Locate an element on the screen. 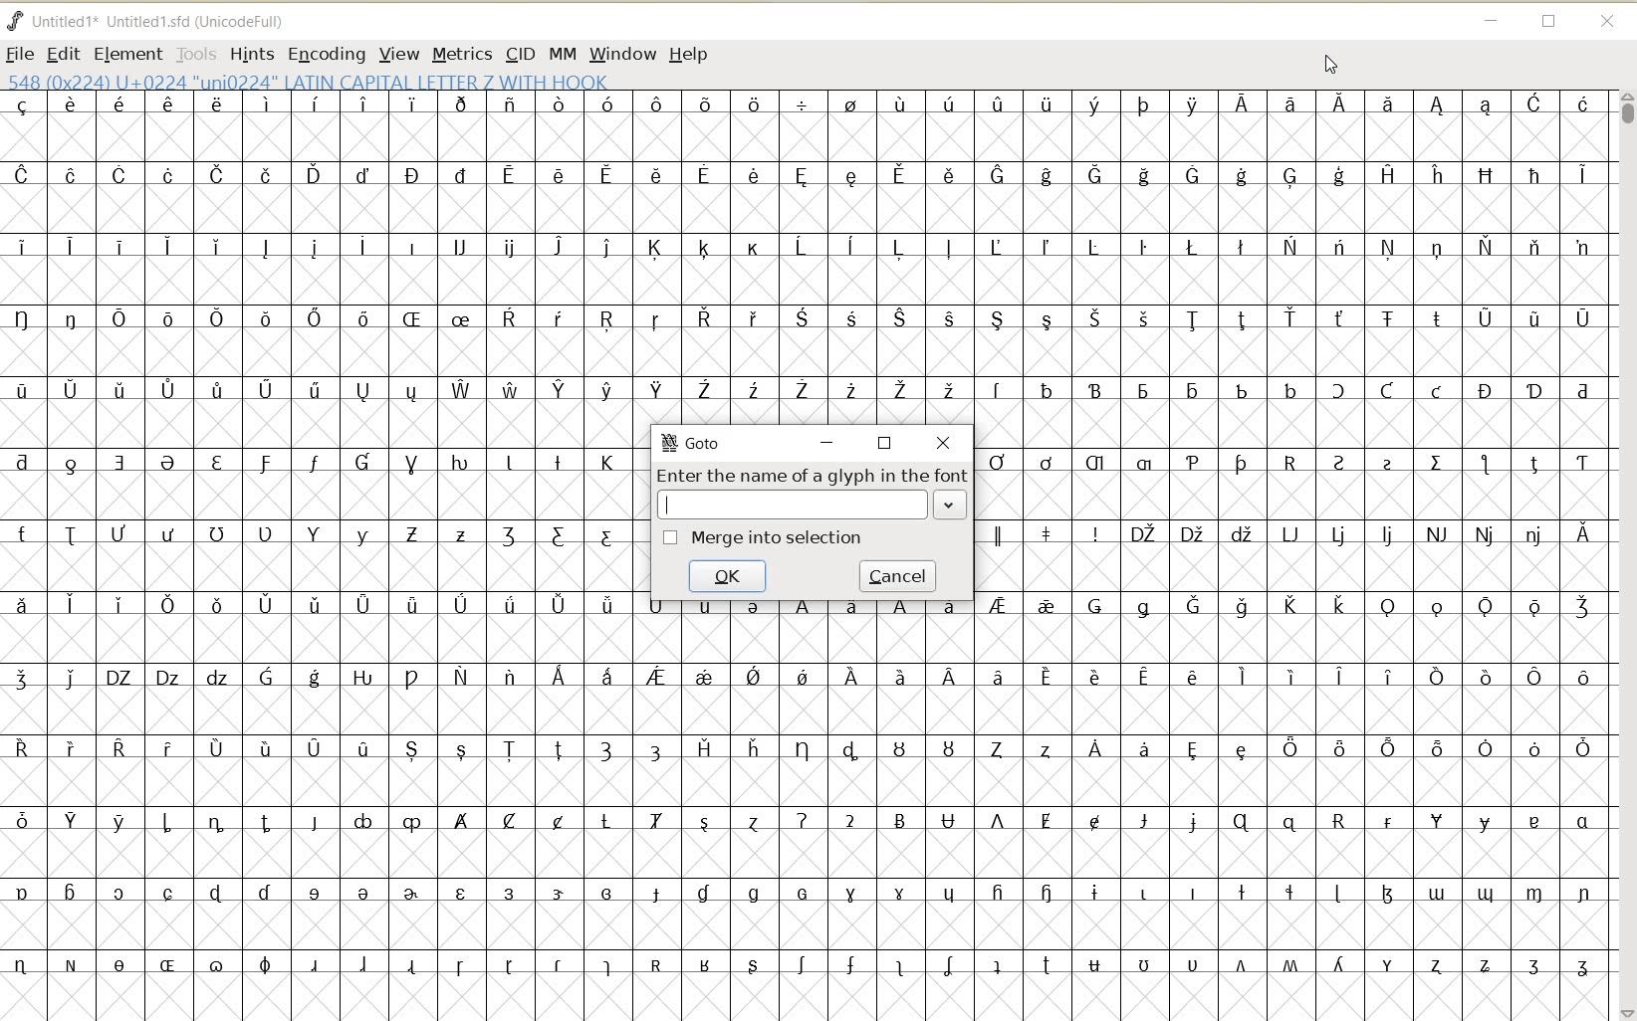  MM is located at coordinates (560, 53).